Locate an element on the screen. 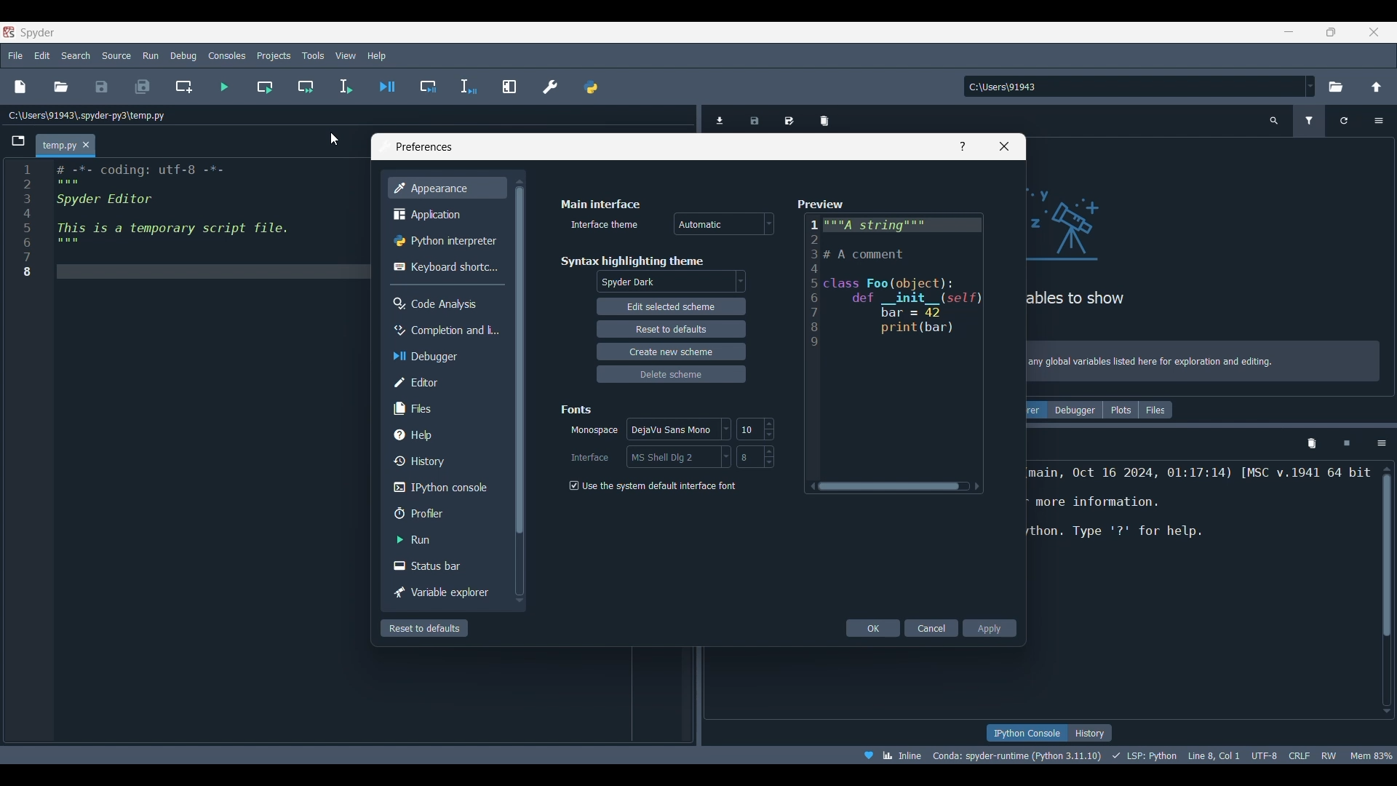 The image size is (1397, 786). Profiler is located at coordinates (428, 512).